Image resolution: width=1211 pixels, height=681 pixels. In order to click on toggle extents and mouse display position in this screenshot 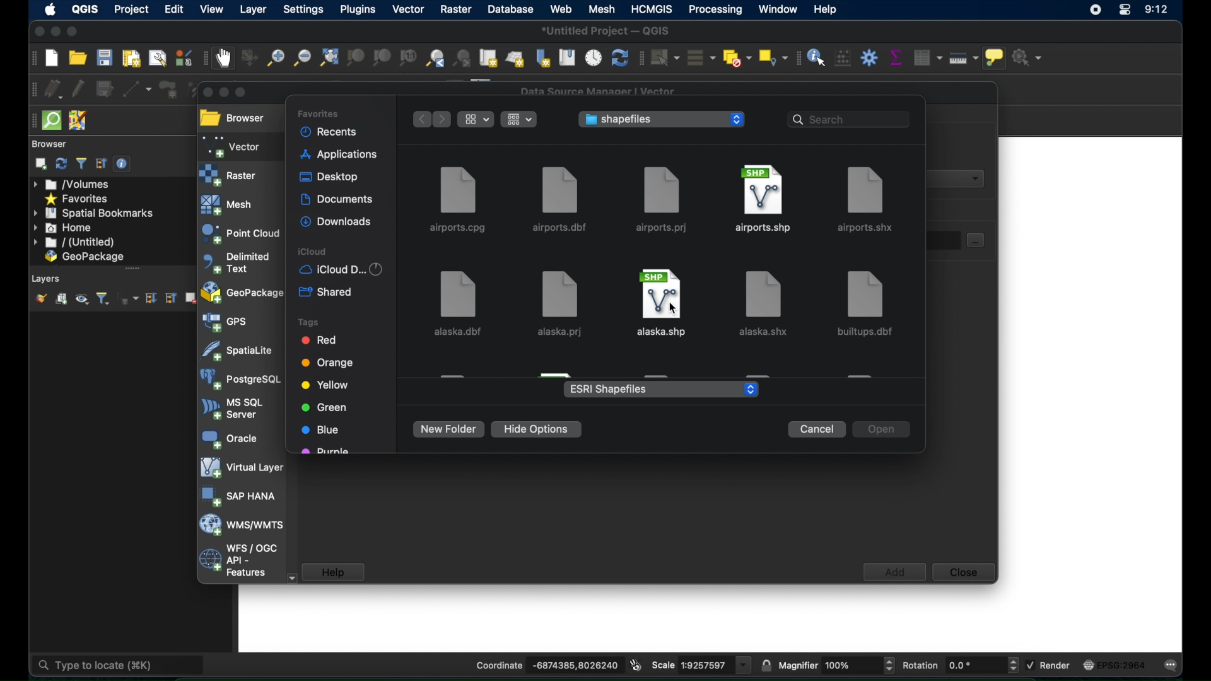, I will do `click(635, 664)`.